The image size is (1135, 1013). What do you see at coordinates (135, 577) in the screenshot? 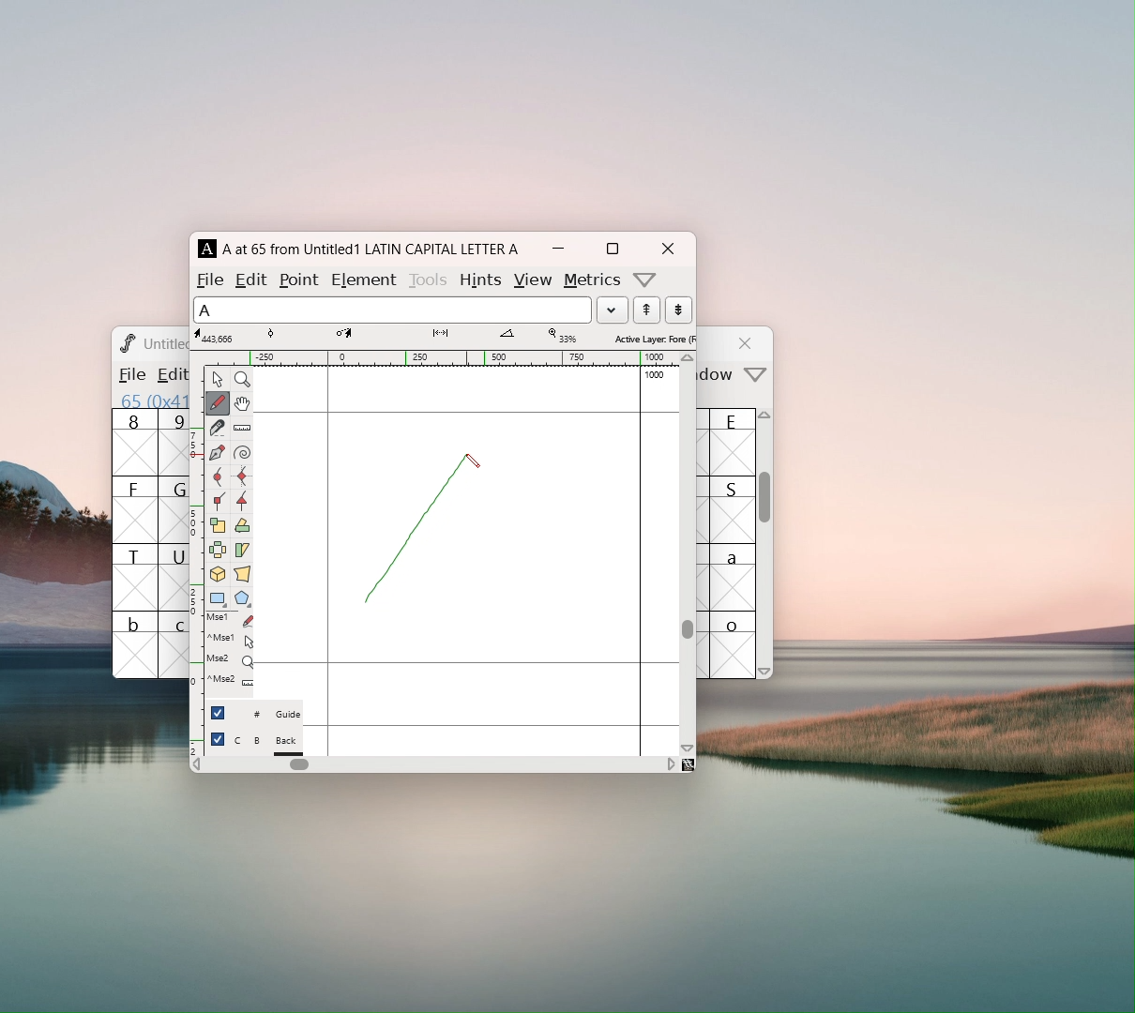
I see `T` at bounding box center [135, 577].